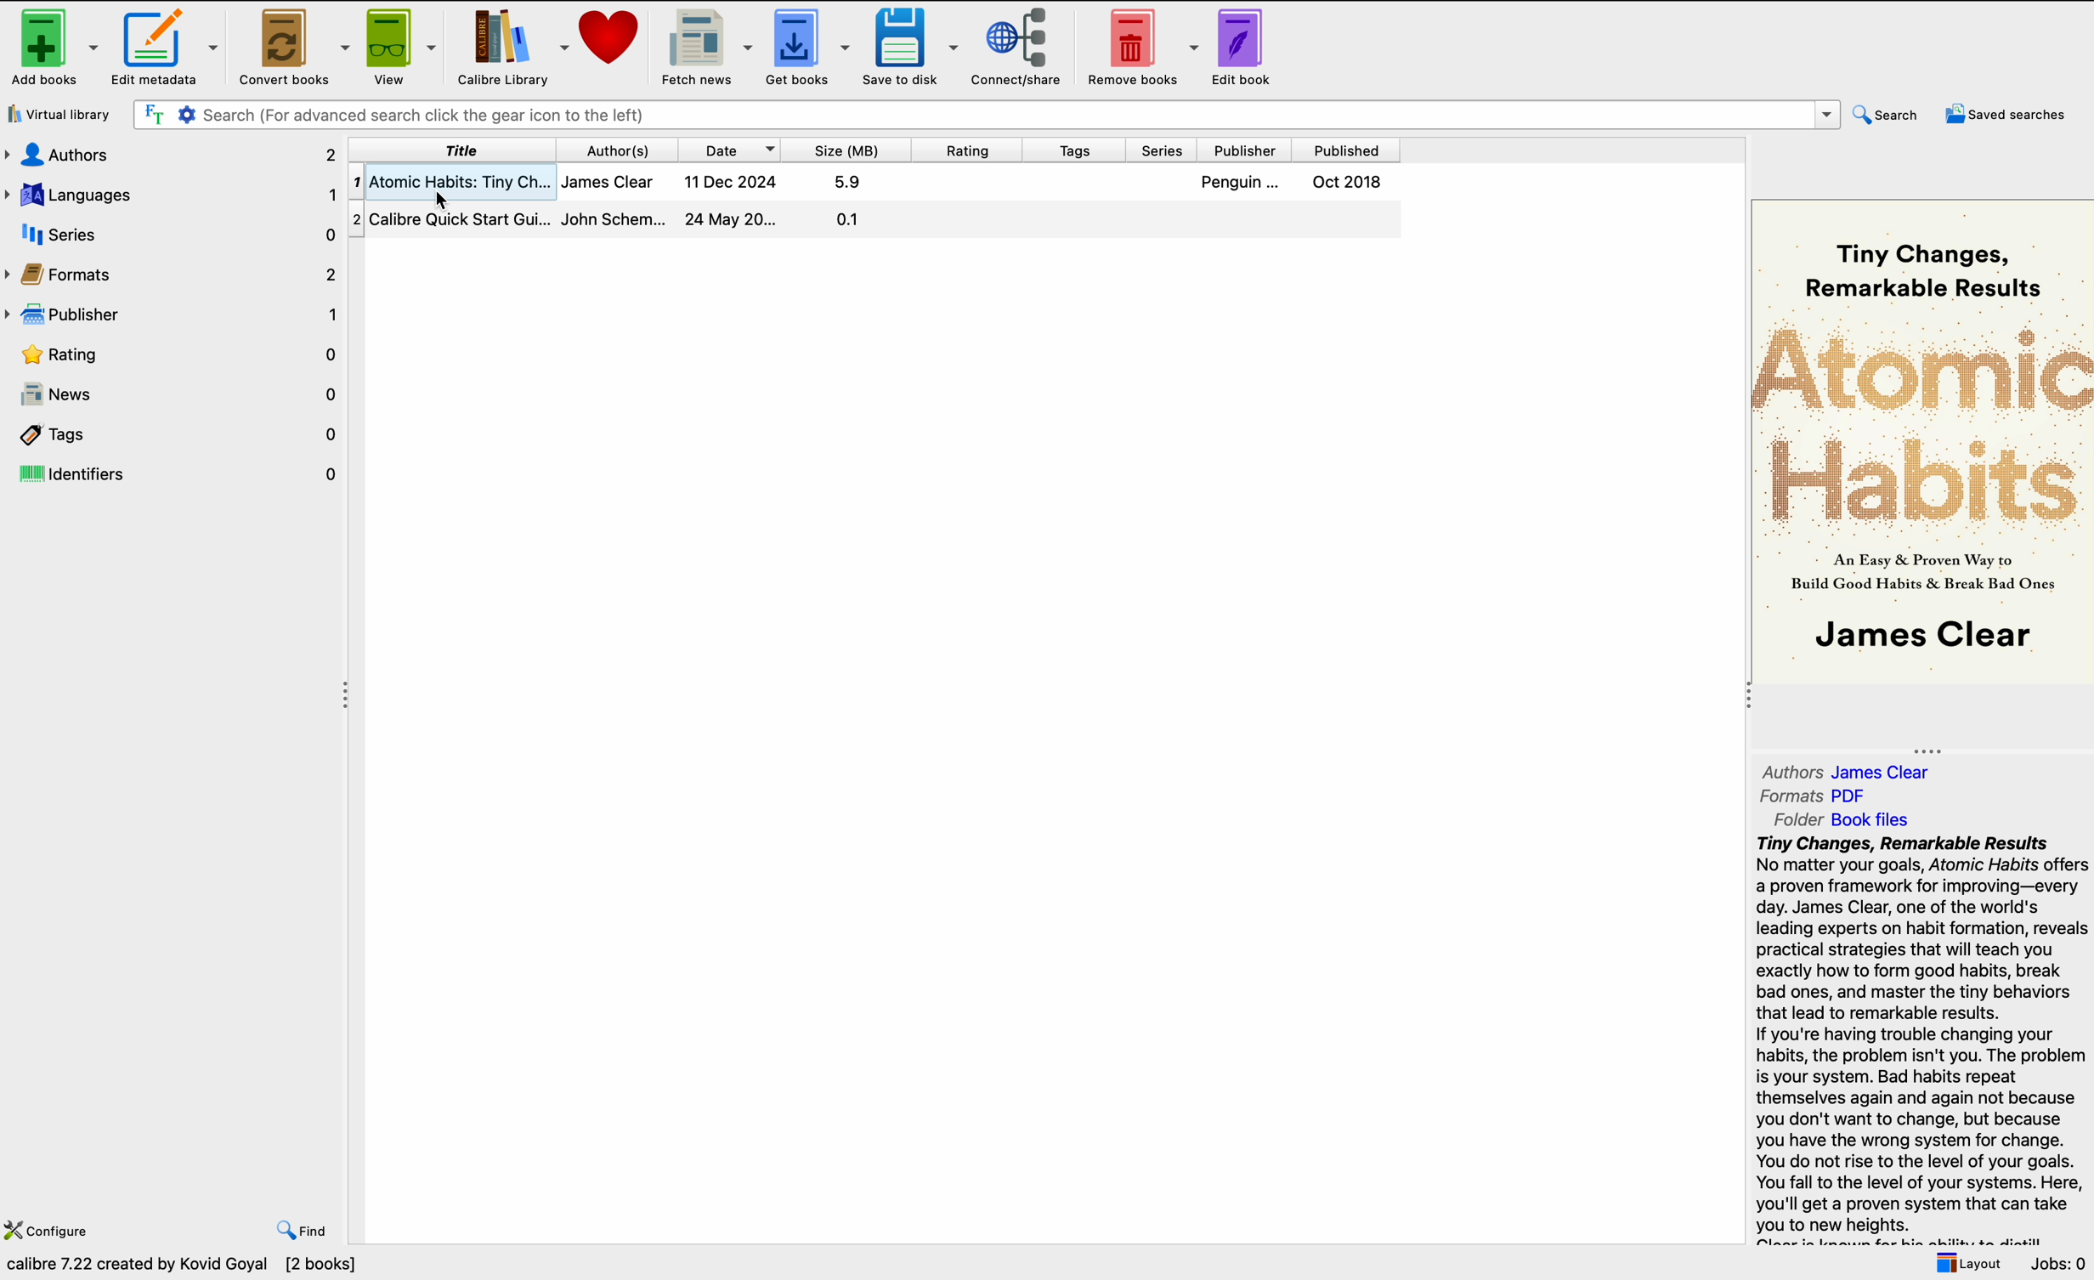  Describe the element at coordinates (303, 1232) in the screenshot. I see `find` at that location.